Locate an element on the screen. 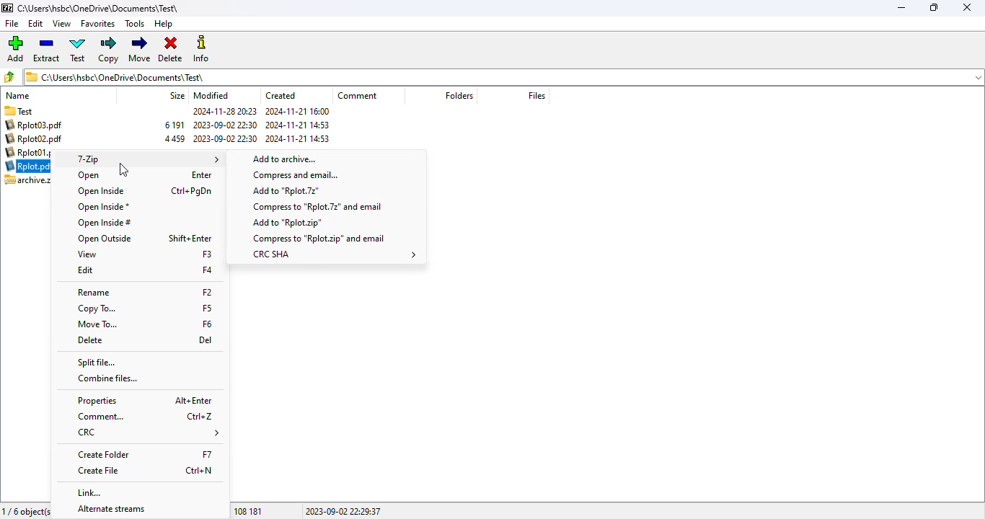 The height and width of the screenshot is (519, 985). favorites is located at coordinates (99, 24).